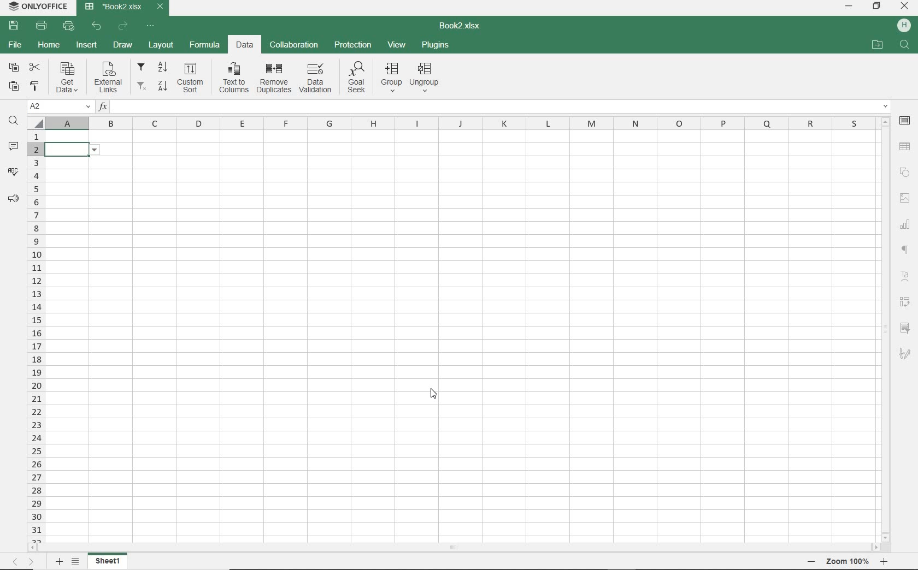 This screenshot has height=570, width=918. What do you see at coordinates (357, 76) in the screenshot?
I see `goal seek` at bounding box center [357, 76].